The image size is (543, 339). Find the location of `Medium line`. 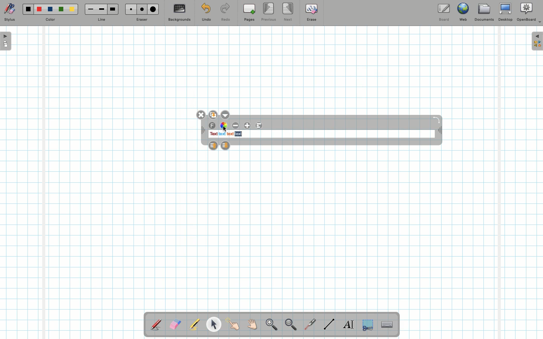

Medium line is located at coordinates (101, 9).